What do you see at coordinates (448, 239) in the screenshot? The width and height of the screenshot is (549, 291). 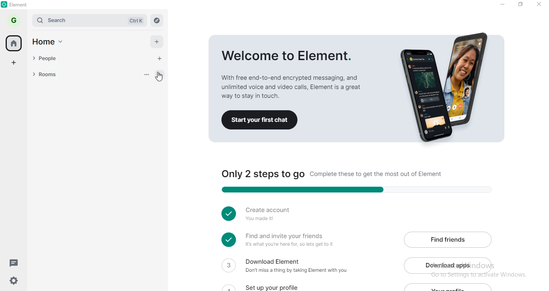 I see `find friends` at bounding box center [448, 239].